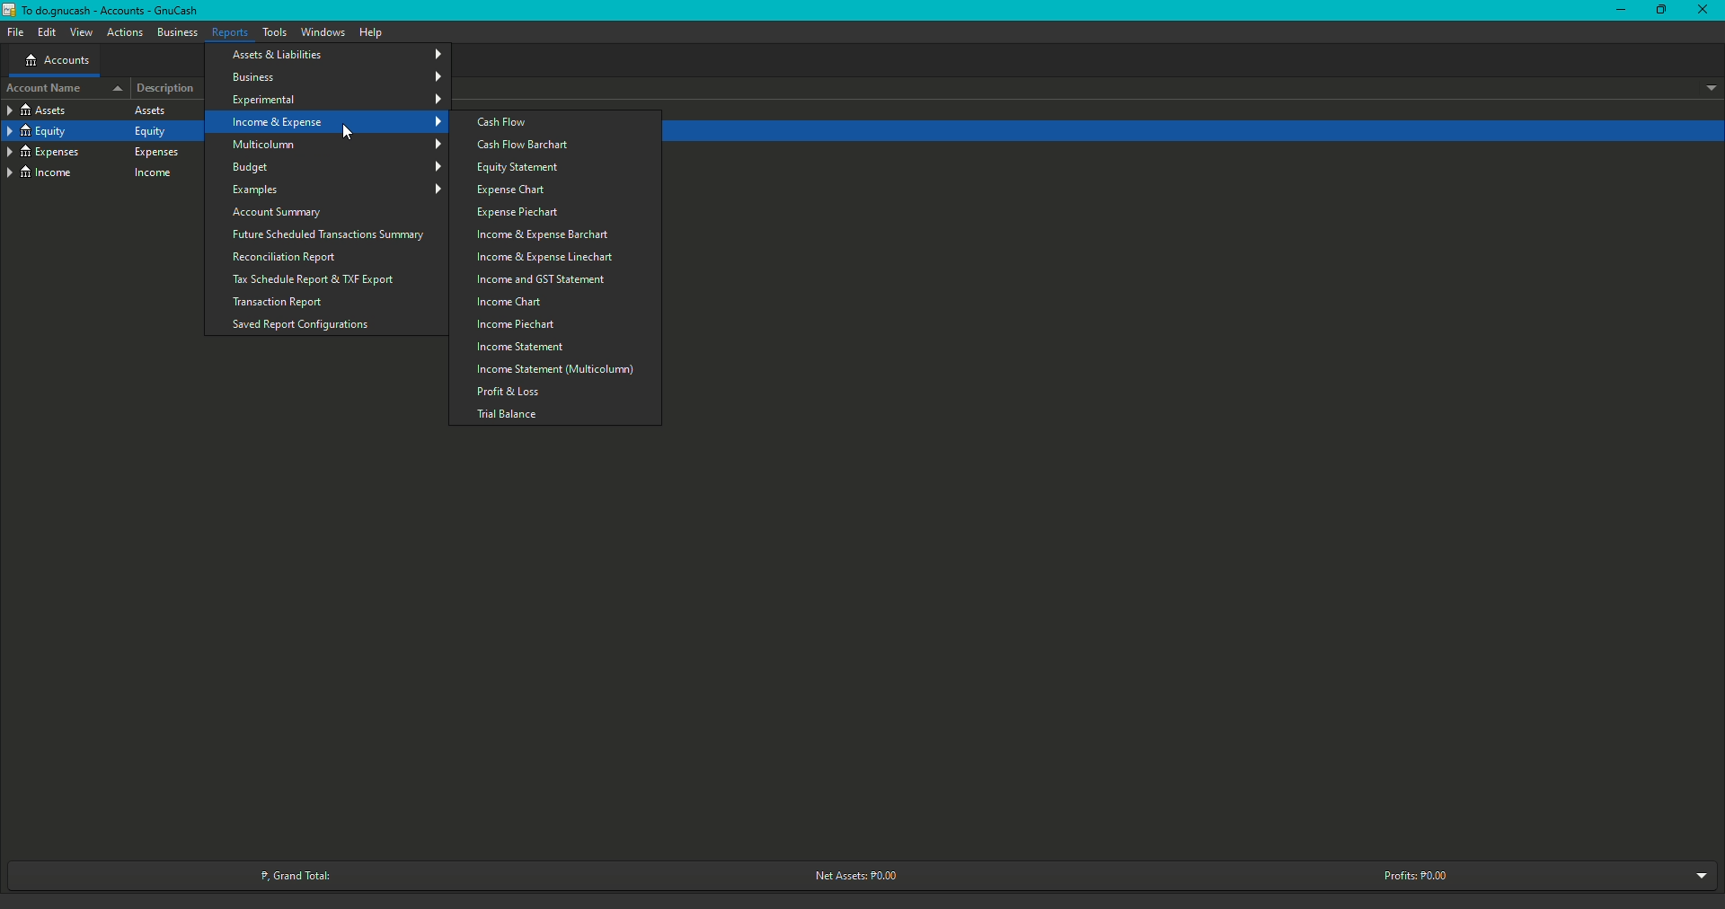  I want to click on Restore, so click(1616, 13).